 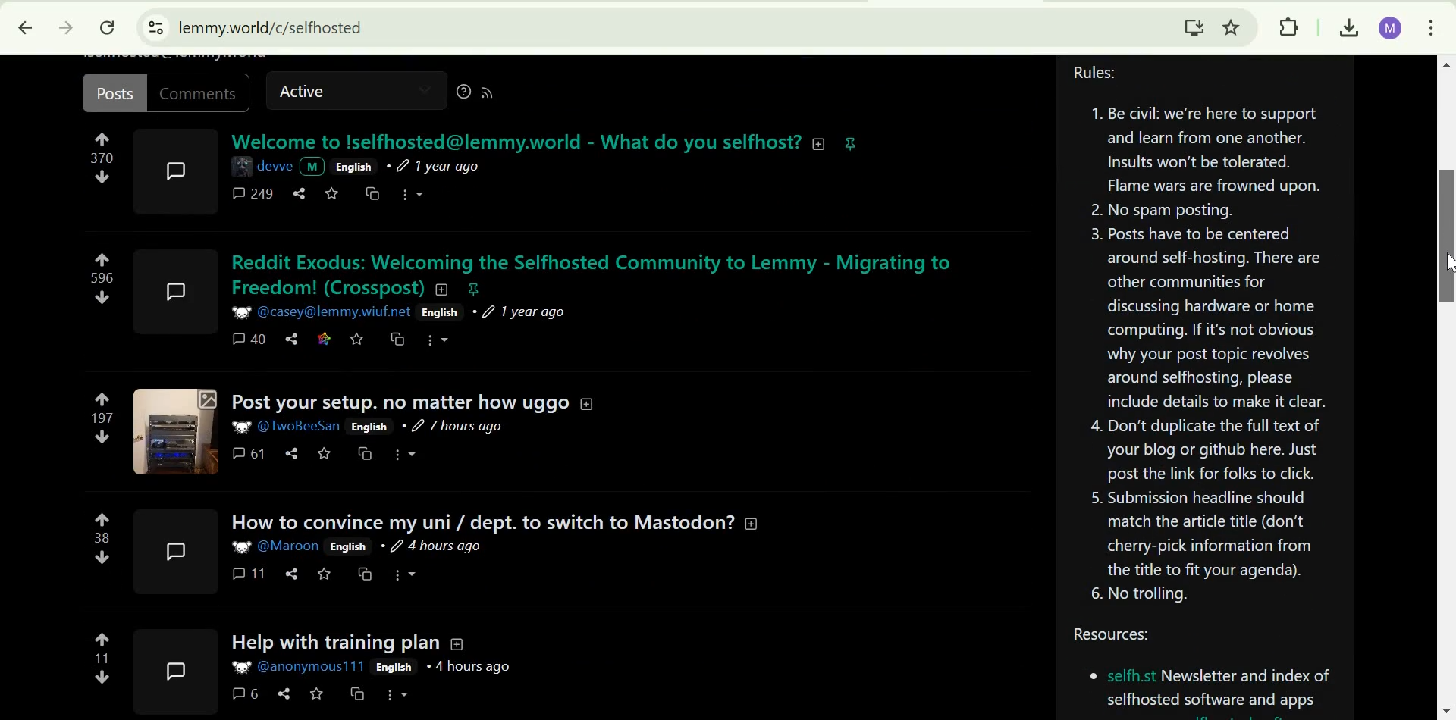 I want to click on downvote, so click(x=105, y=437).